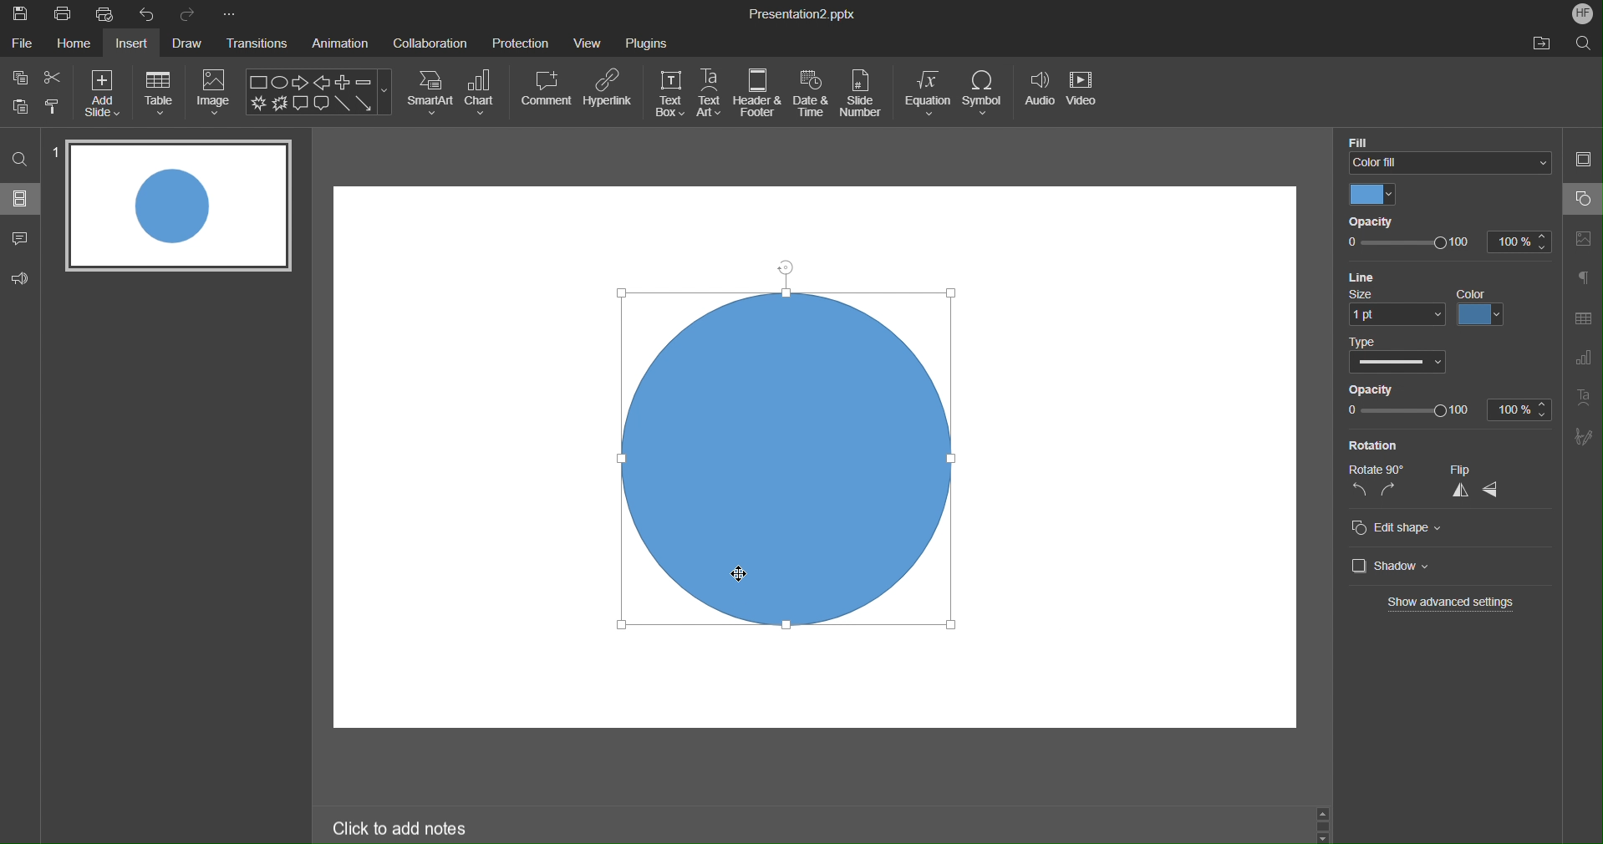 This screenshot has width=1603, height=844. What do you see at coordinates (1373, 276) in the screenshot?
I see `Line Settings` at bounding box center [1373, 276].